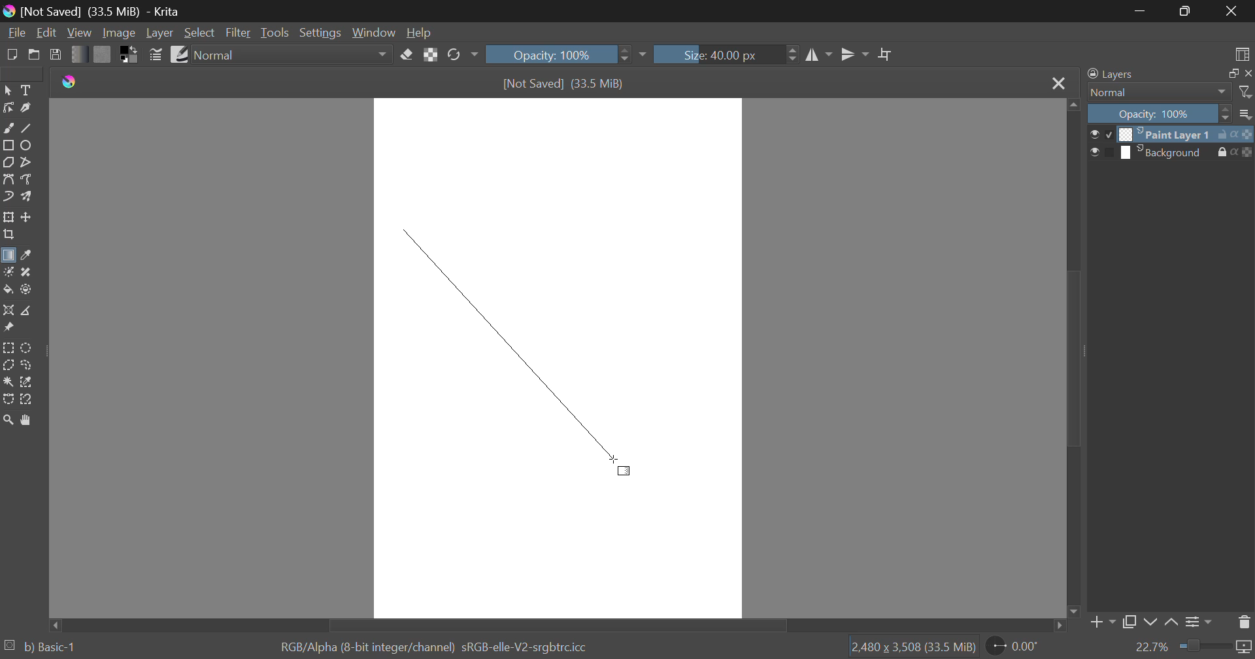 This screenshot has height=659, width=1255. I want to click on Line, so click(27, 127).